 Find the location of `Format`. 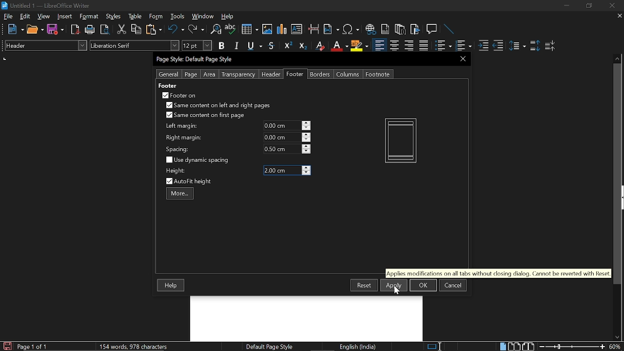

Format is located at coordinates (90, 17).